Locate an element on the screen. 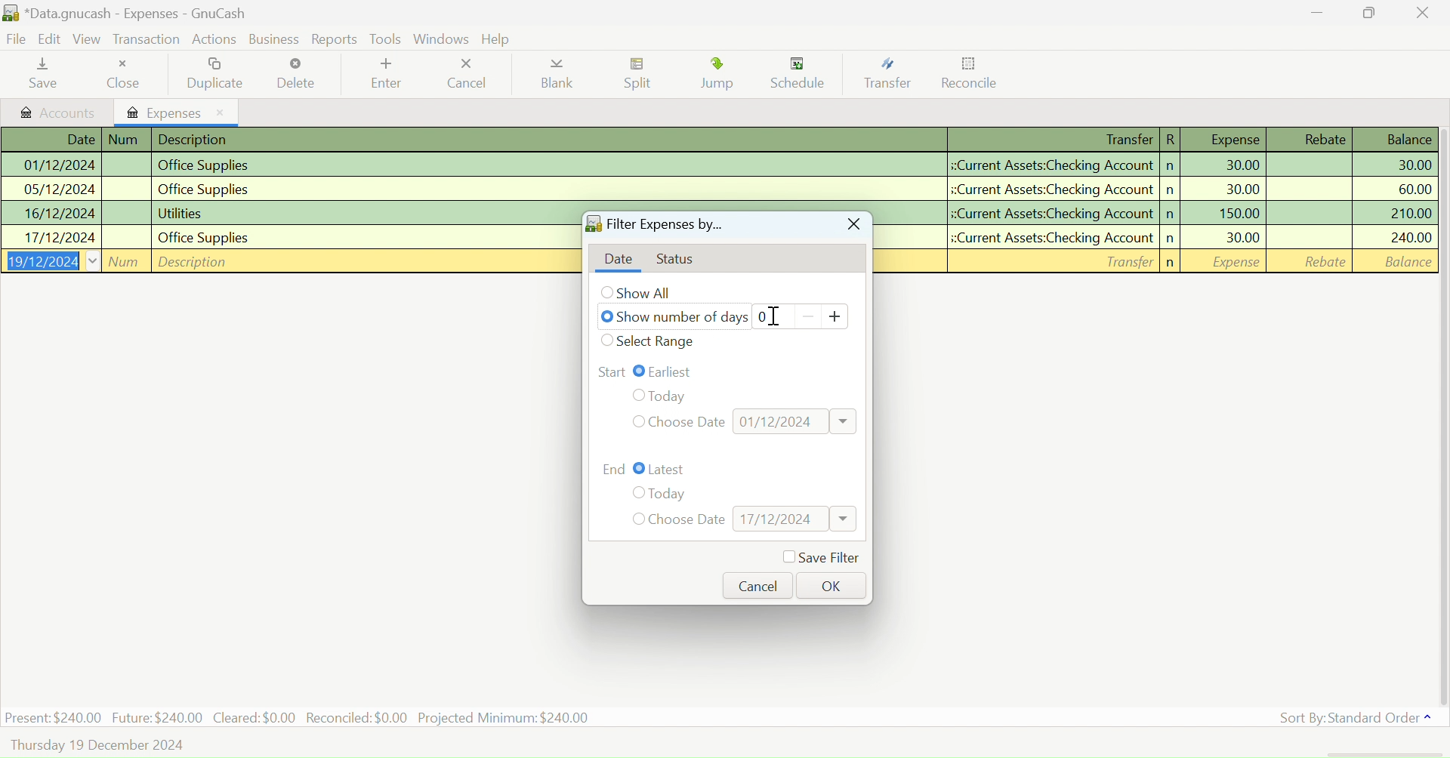 Image resolution: width=1450 pixels, height=758 pixels. Reconcile is located at coordinates (970, 76).